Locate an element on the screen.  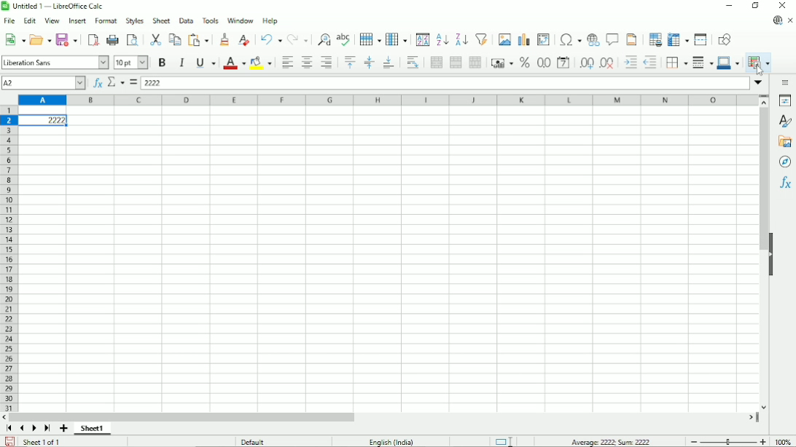
Insert chart is located at coordinates (523, 39).